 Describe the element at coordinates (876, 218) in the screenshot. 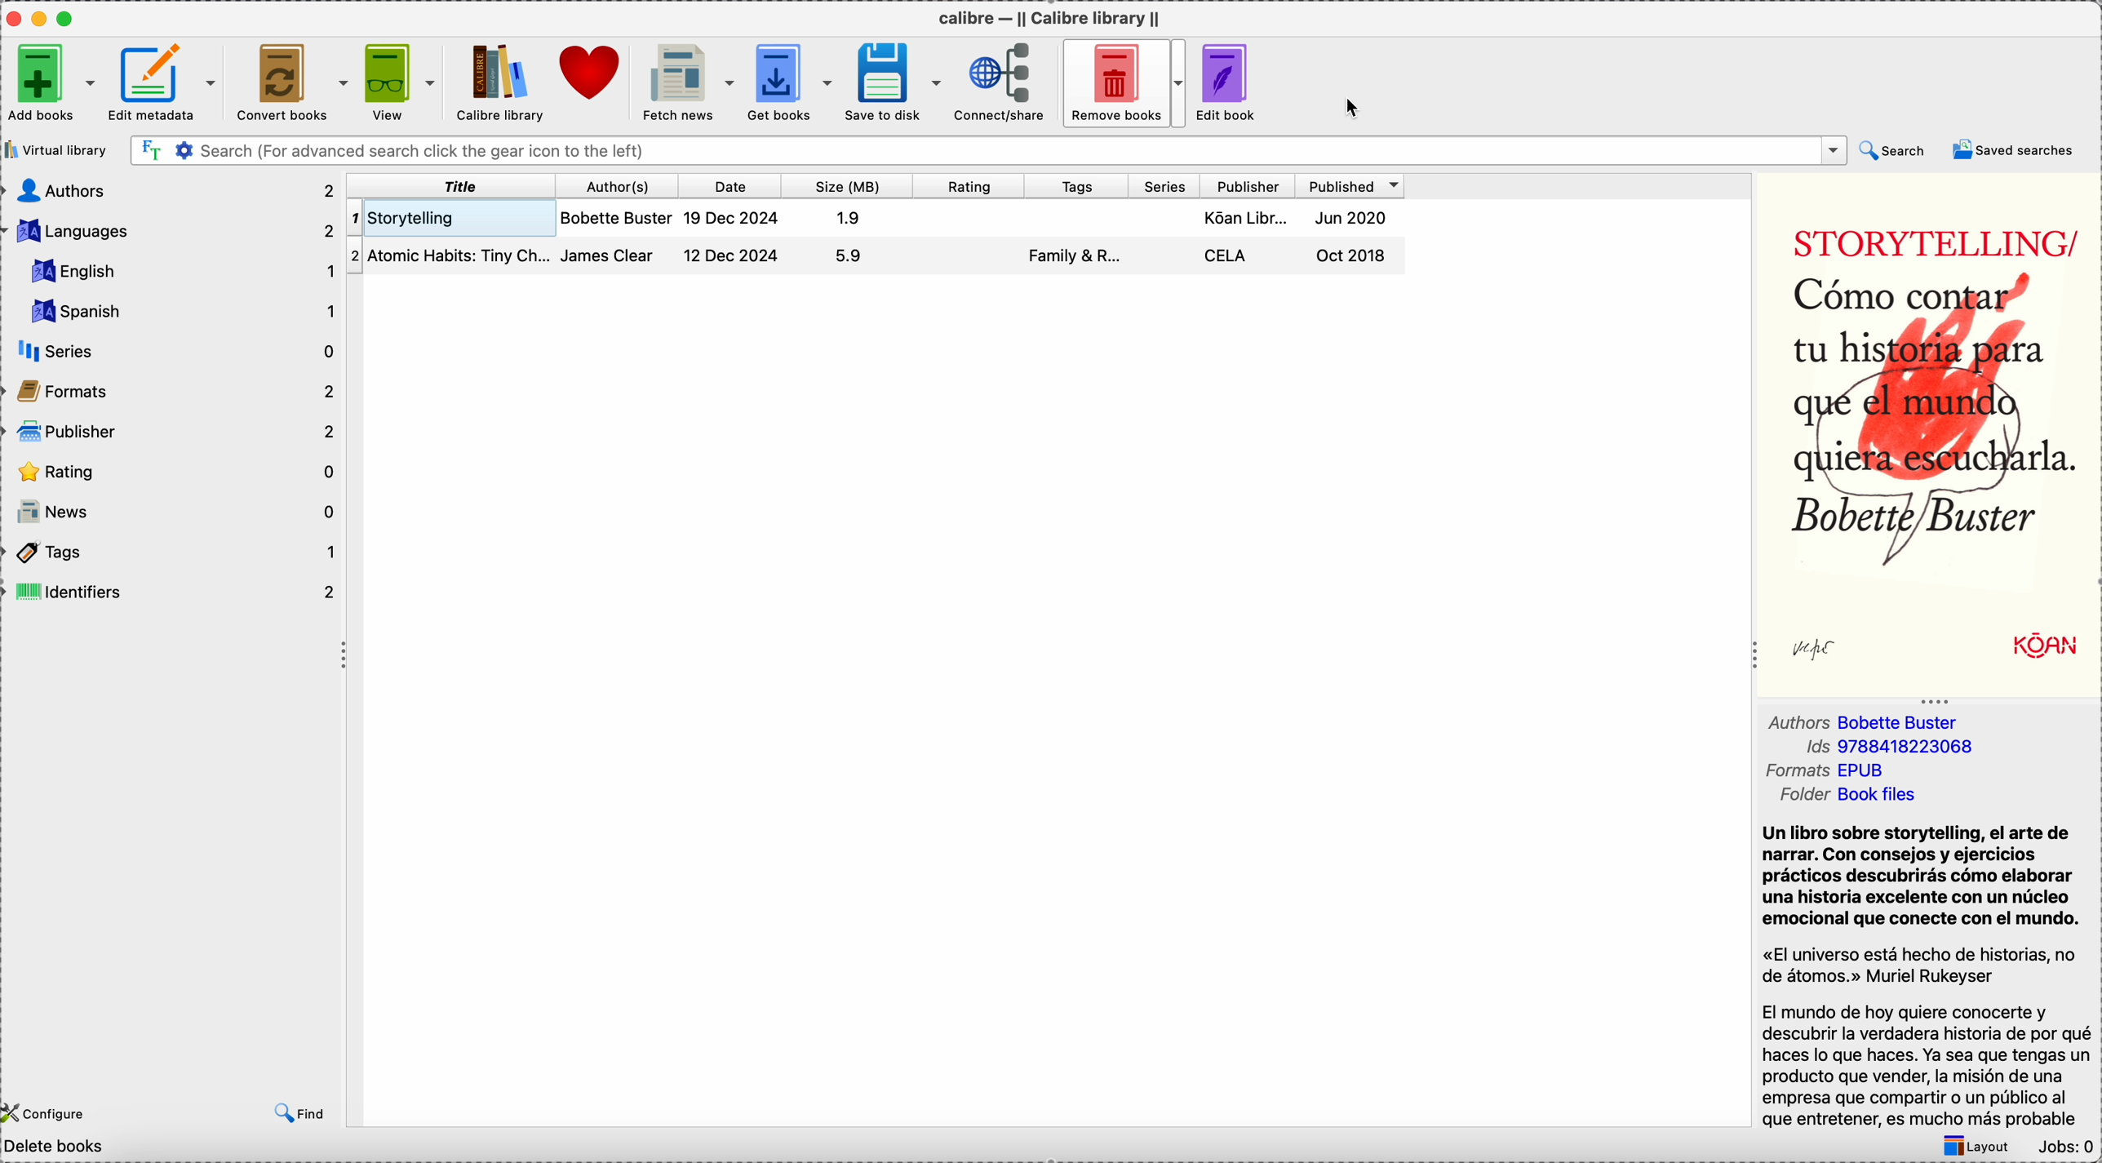

I see `Storytelling` at that location.